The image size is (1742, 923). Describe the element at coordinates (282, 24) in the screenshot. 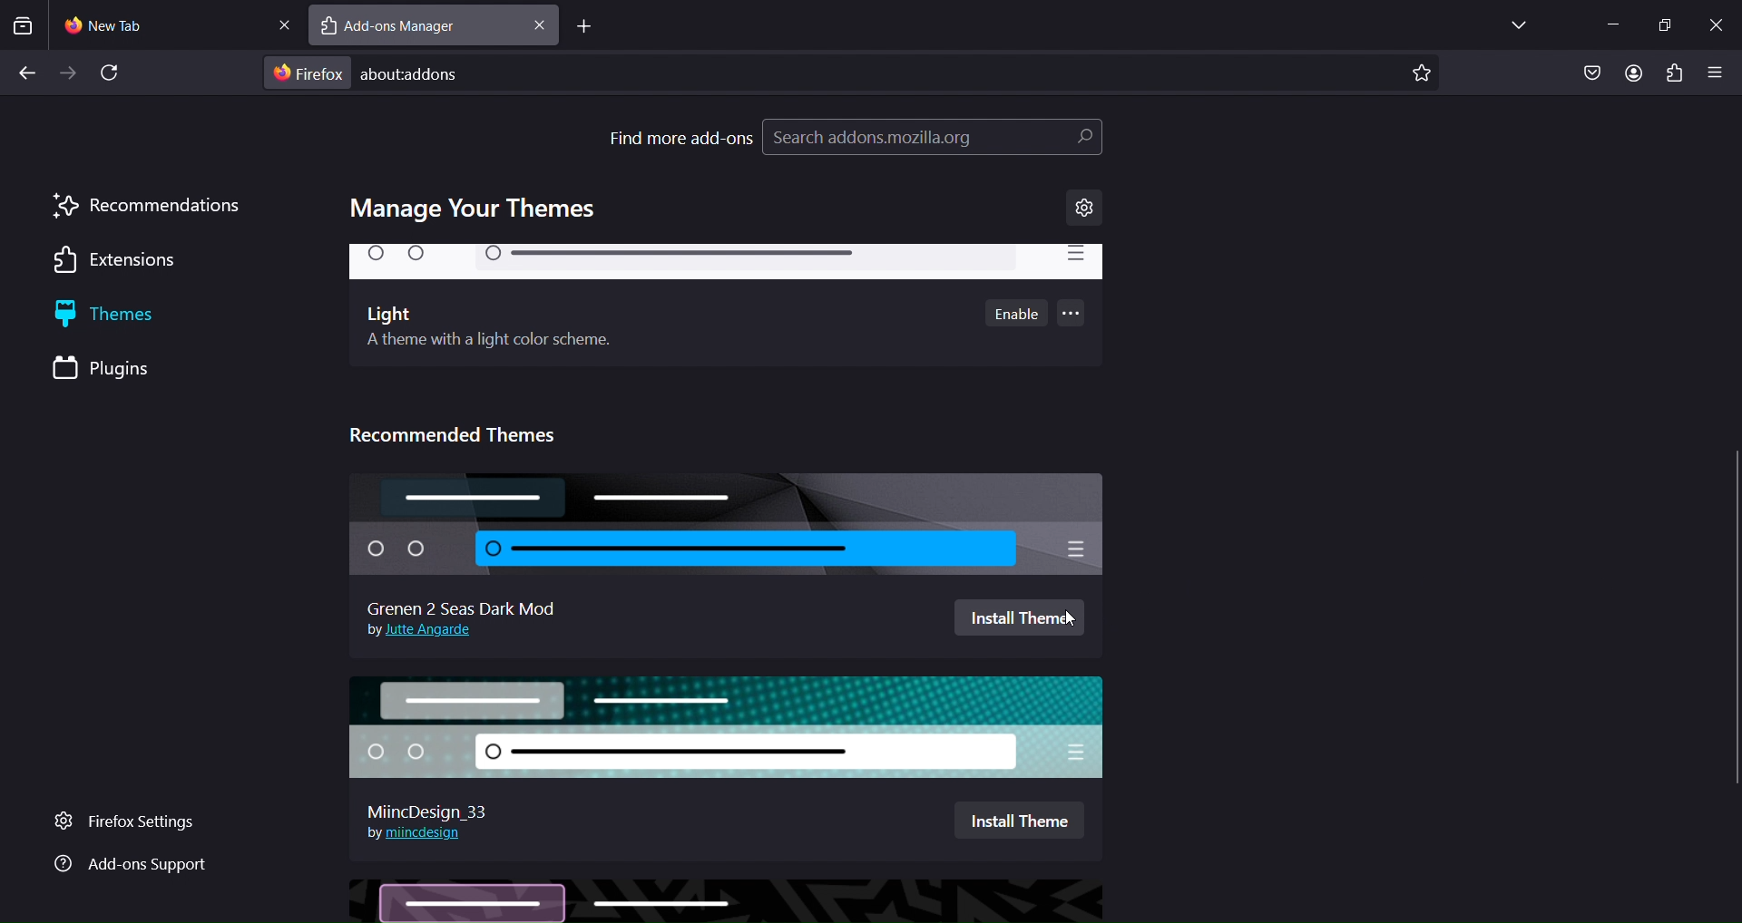

I see `close` at that location.